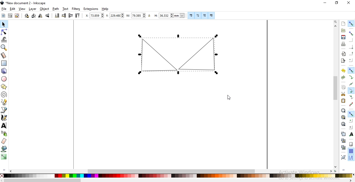 The height and width of the screenshot is (182, 355). What do you see at coordinates (13, 9) in the screenshot?
I see `edit` at bounding box center [13, 9].